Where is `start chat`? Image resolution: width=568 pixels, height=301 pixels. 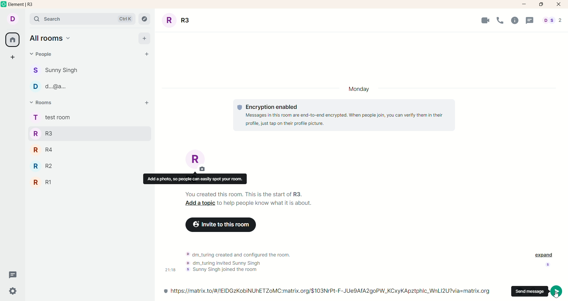
start chat is located at coordinates (143, 55).